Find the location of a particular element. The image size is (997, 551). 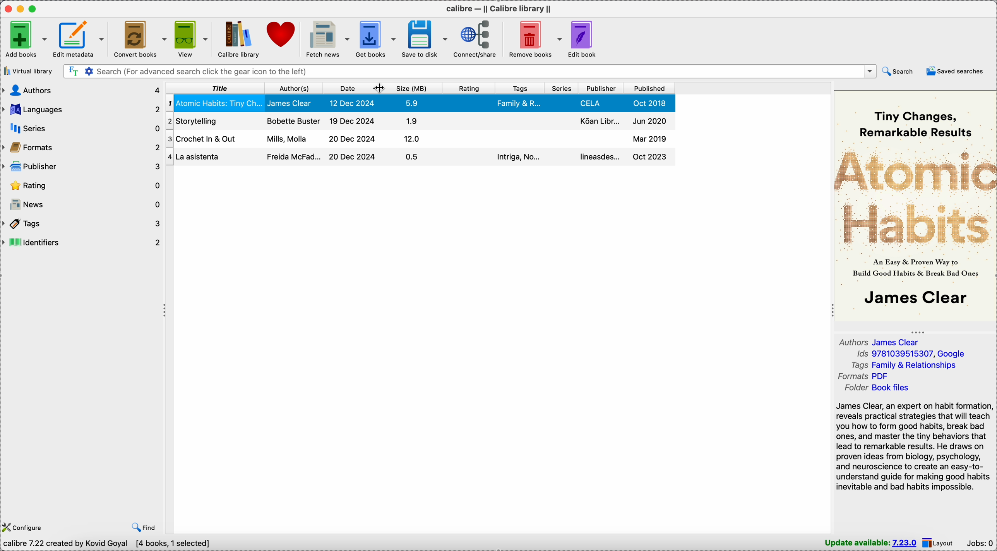

authors is located at coordinates (82, 91).